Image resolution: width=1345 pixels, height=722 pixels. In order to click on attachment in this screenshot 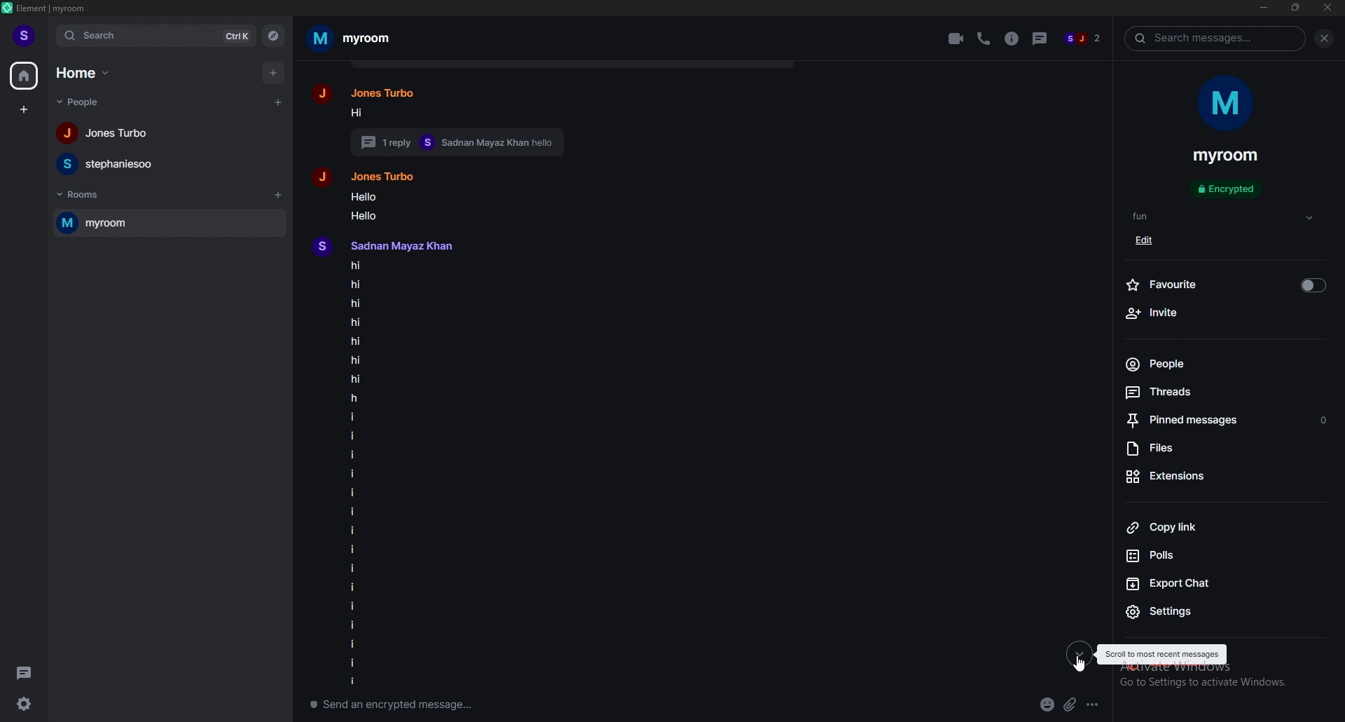, I will do `click(1069, 704)`.